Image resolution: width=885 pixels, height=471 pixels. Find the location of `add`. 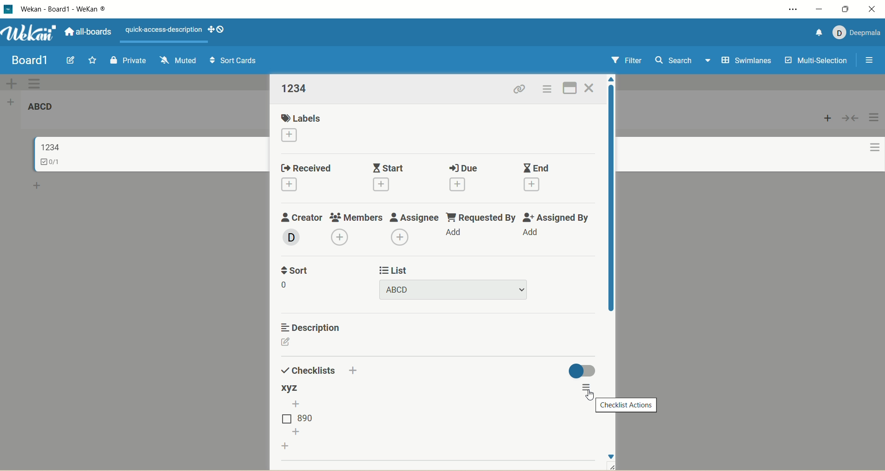

add is located at coordinates (335, 236).